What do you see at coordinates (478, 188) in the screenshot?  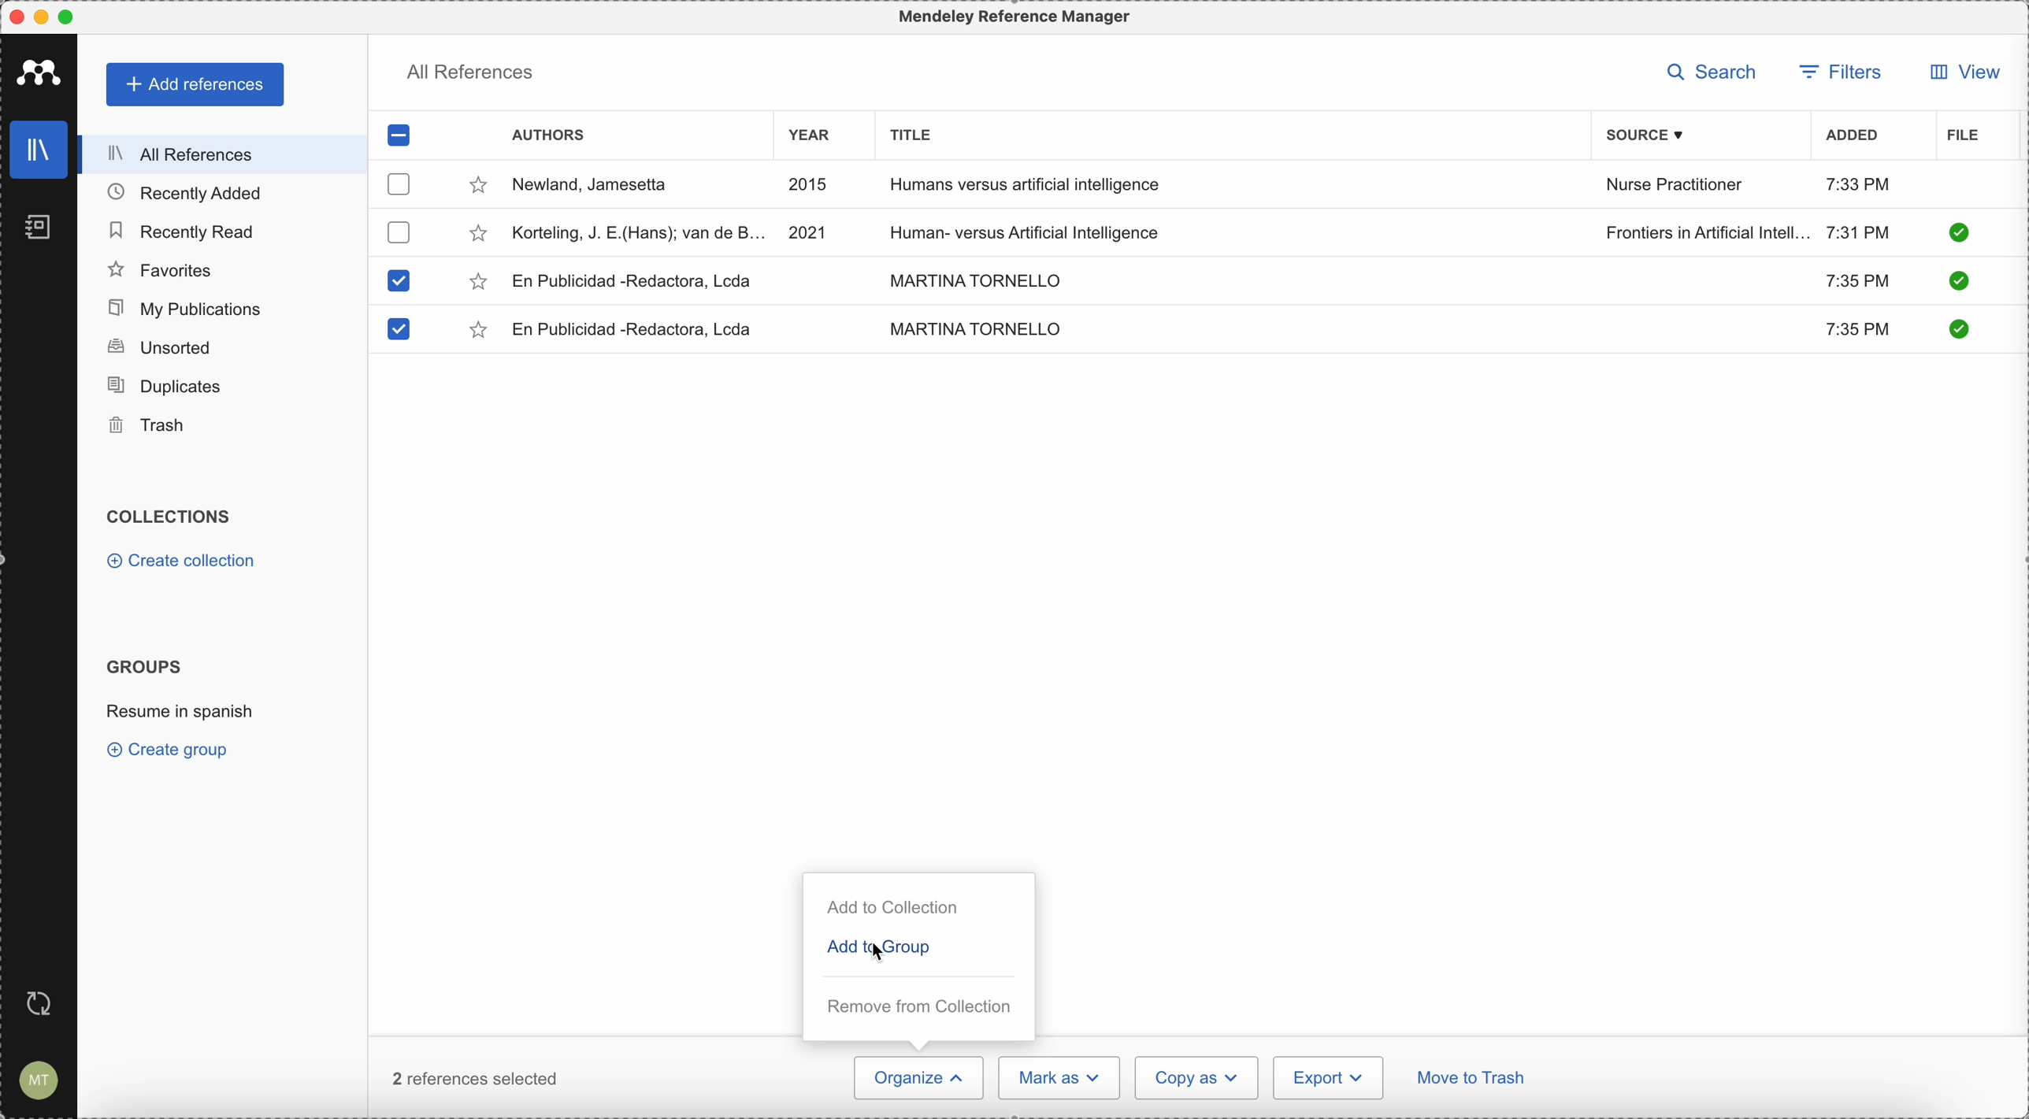 I see `favorite` at bounding box center [478, 188].